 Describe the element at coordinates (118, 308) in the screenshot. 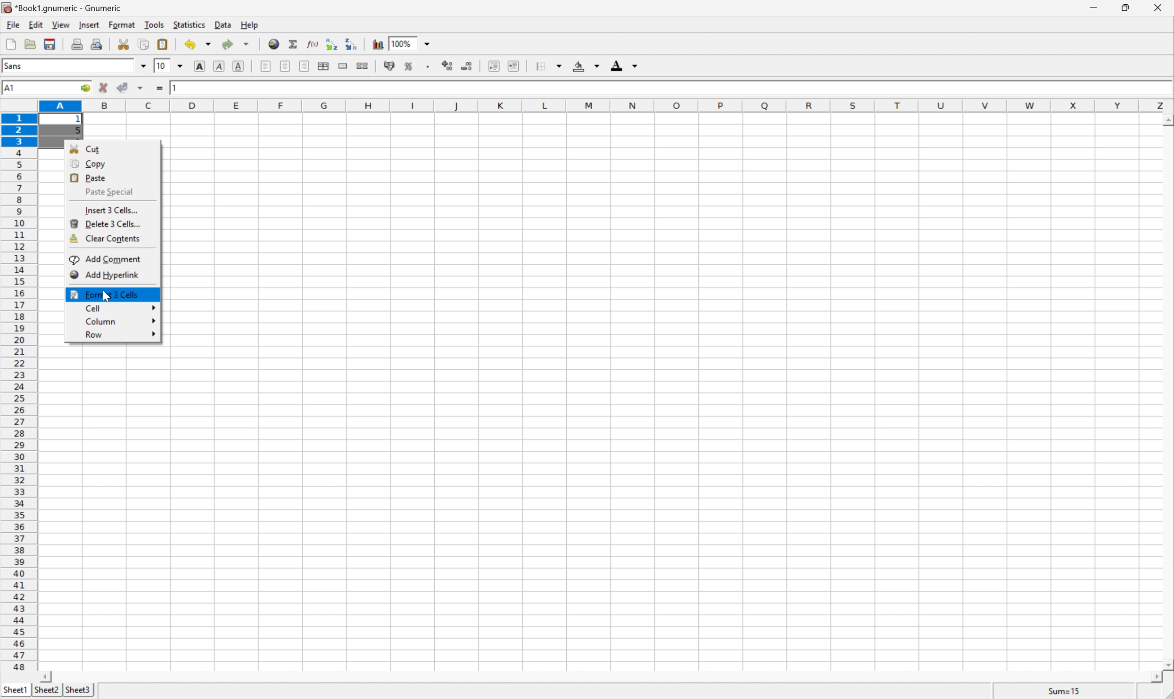

I see `cell` at that location.